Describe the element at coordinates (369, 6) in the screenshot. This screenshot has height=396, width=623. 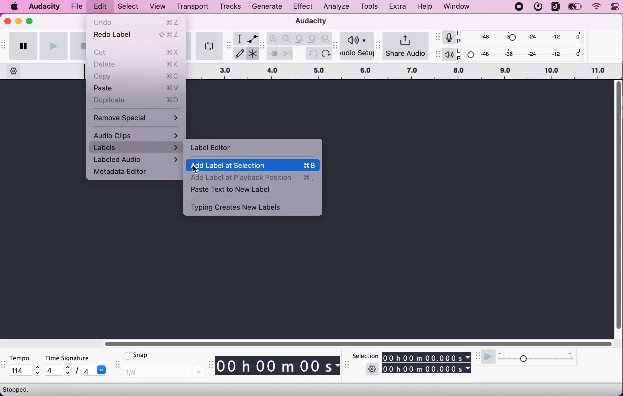
I see `tools` at that location.